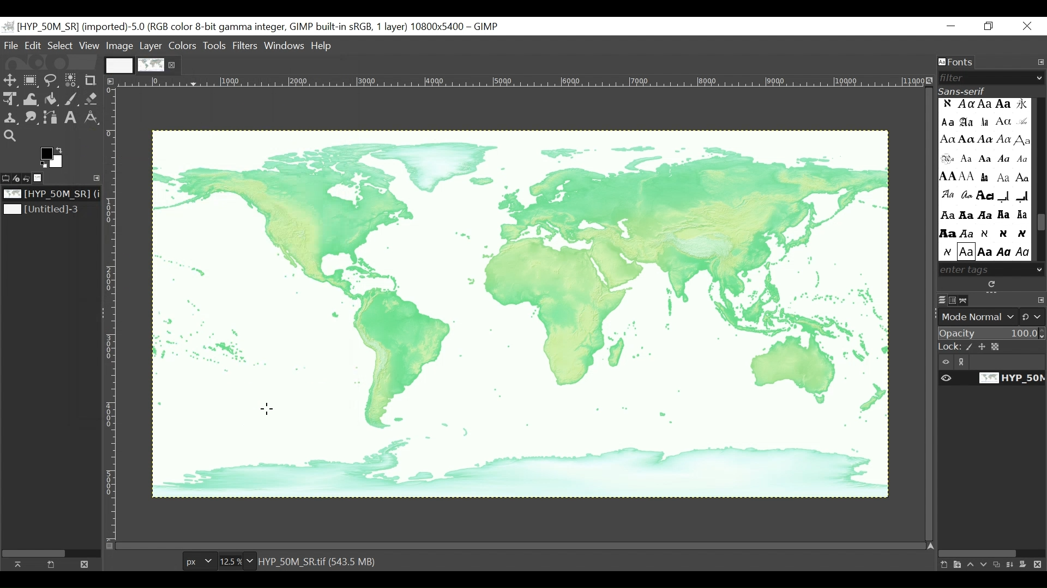 Image resolution: width=1047 pixels, height=588 pixels. What do you see at coordinates (32, 100) in the screenshot?
I see `Warp Transform` at bounding box center [32, 100].